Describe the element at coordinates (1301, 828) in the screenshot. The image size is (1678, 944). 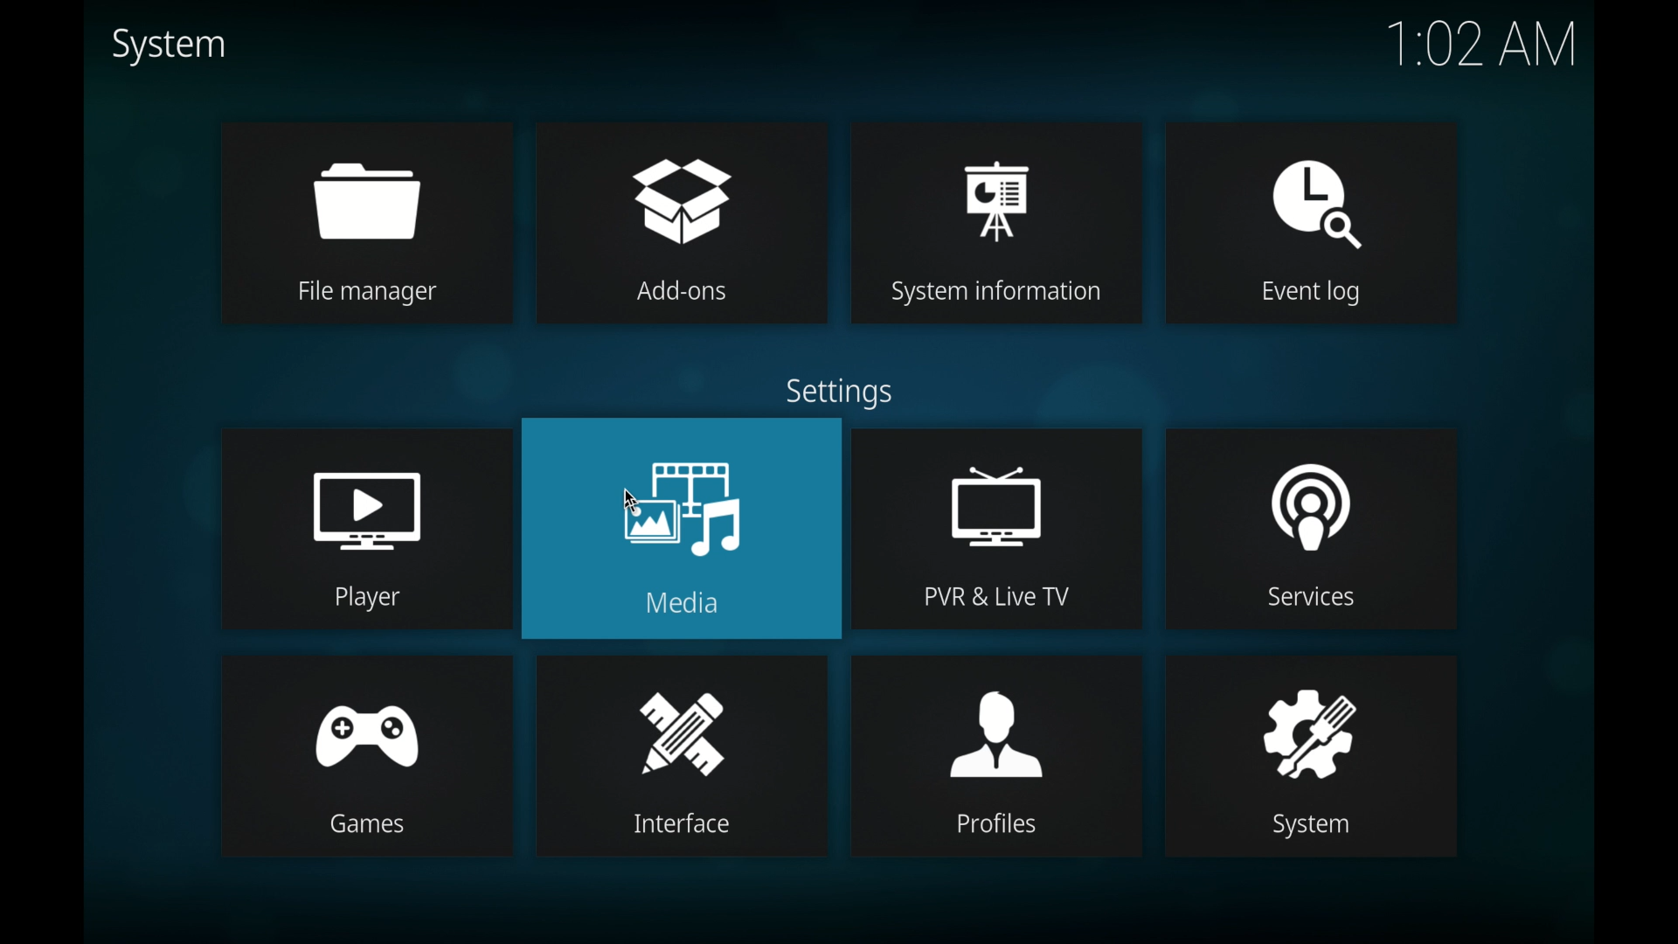
I see `System` at that location.